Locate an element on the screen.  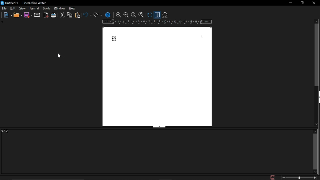
scale is located at coordinates (156, 22).